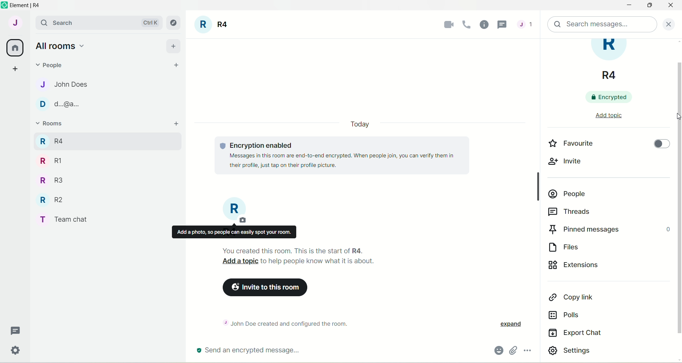 This screenshot has width=682, height=363. What do you see at coordinates (15, 22) in the screenshot?
I see `account` at bounding box center [15, 22].